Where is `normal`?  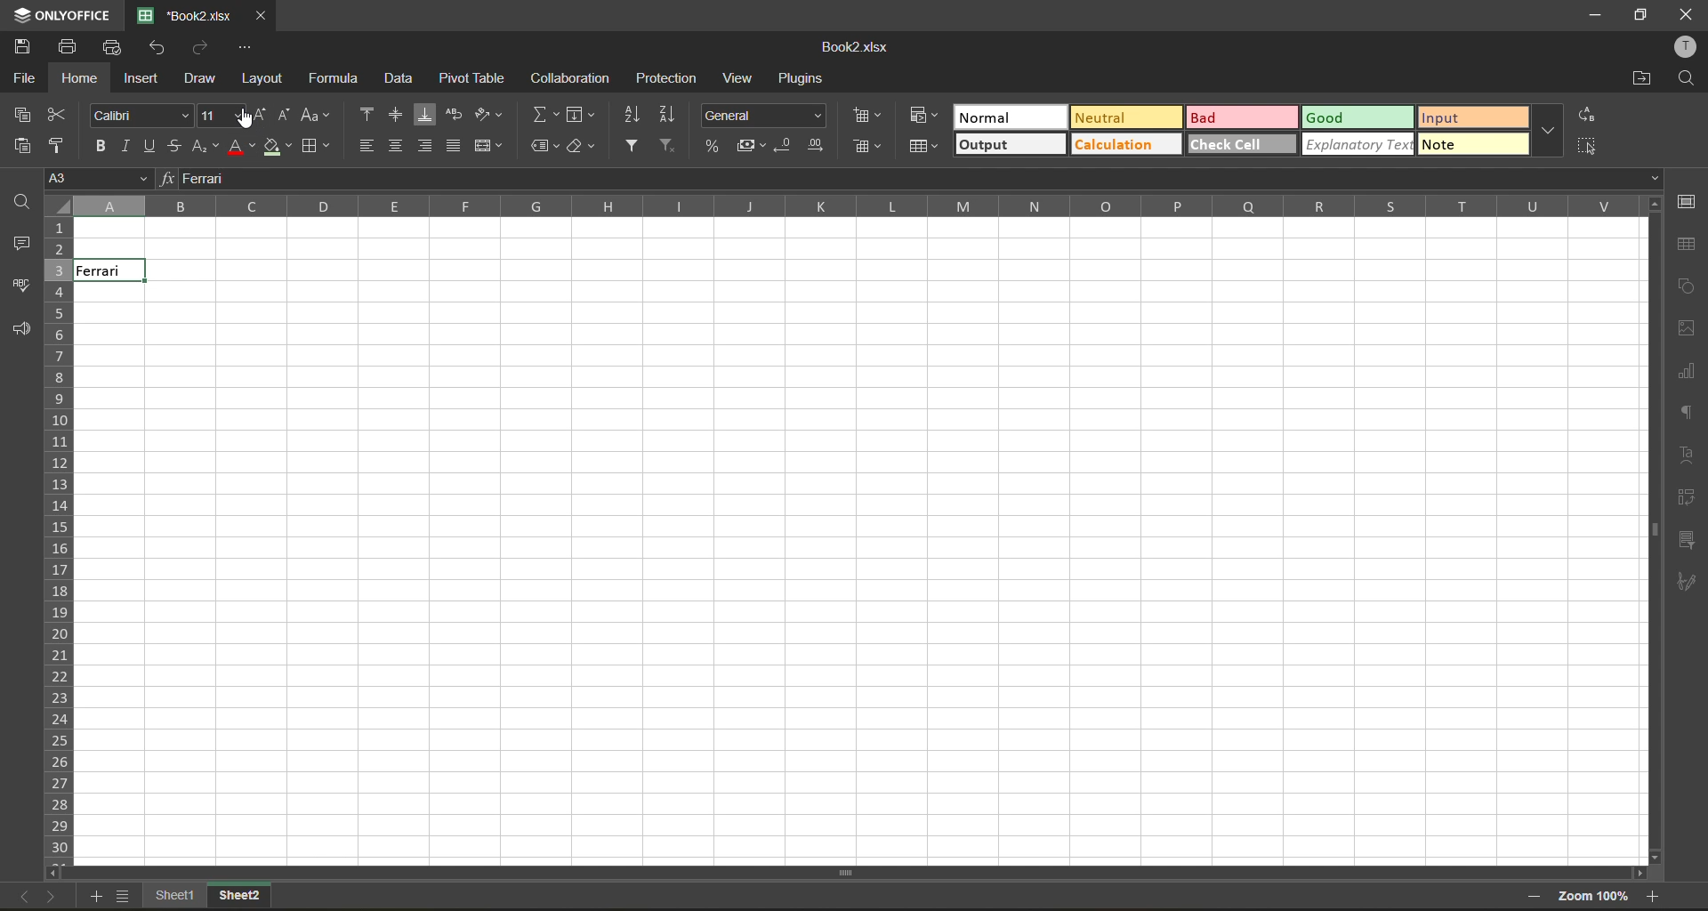
normal is located at coordinates (1005, 119).